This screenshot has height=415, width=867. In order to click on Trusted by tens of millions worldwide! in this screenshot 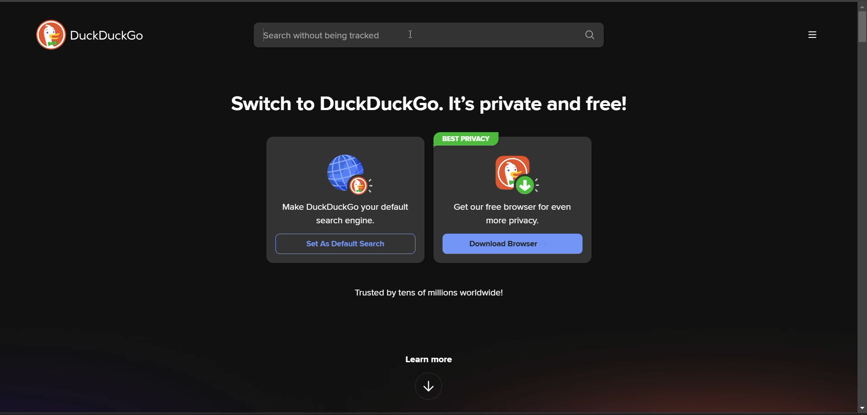, I will do `click(430, 295)`.